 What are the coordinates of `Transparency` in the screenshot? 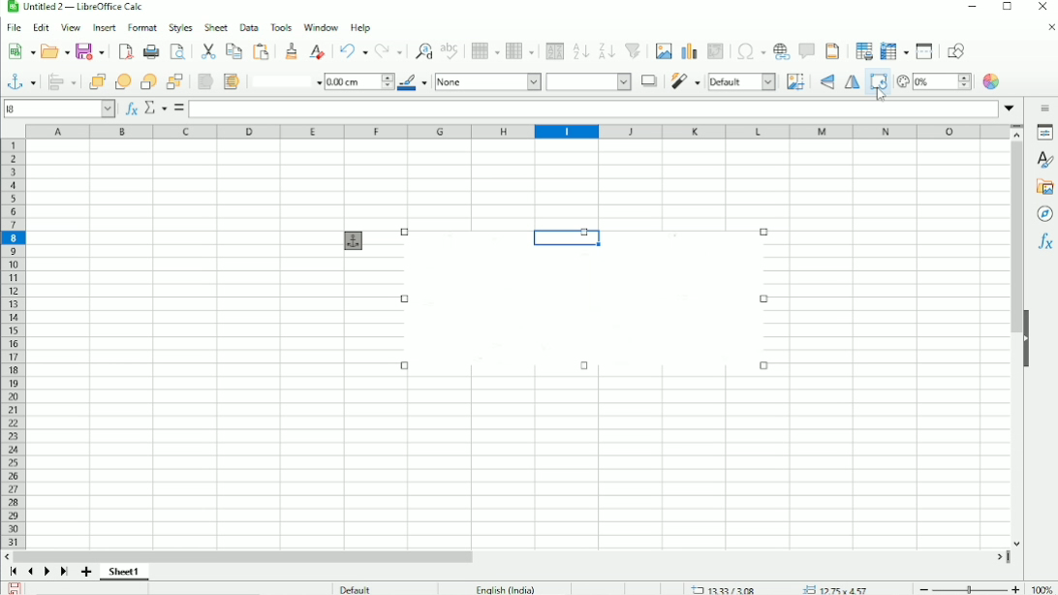 It's located at (934, 82).